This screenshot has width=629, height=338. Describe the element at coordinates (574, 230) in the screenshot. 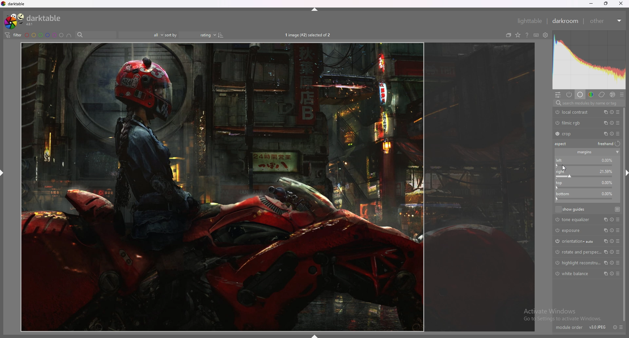

I see `exposure` at that location.